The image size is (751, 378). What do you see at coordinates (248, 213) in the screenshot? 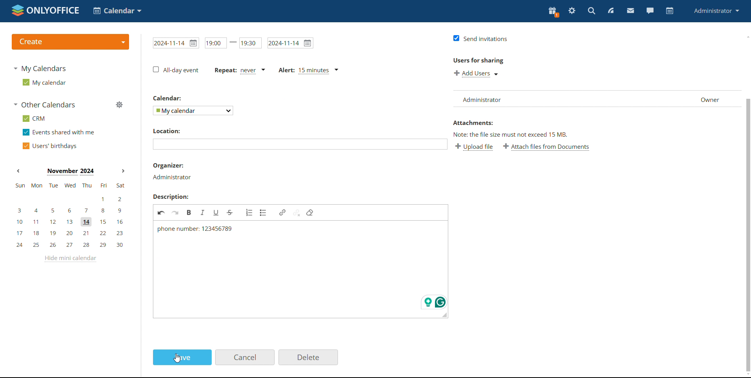
I see `numbered list` at bounding box center [248, 213].